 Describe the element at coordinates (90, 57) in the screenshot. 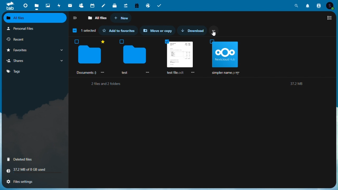

I see `‘Documents :)` at that location.